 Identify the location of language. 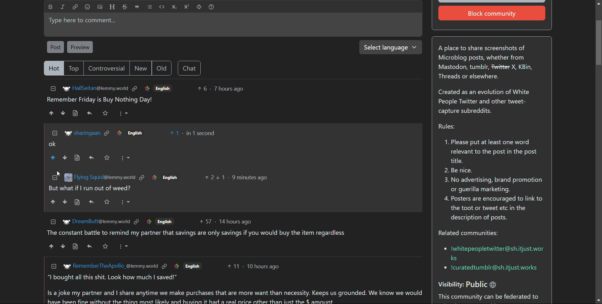
(170, 179).